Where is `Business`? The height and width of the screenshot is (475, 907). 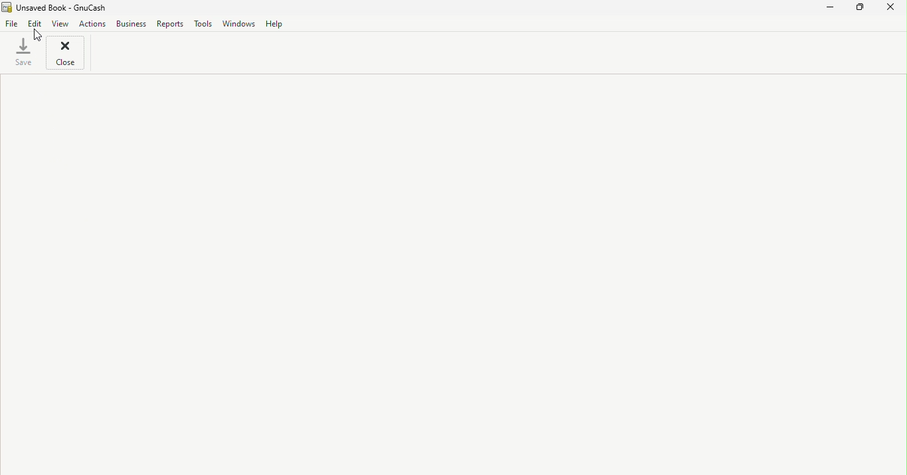
Business is located at coordinates (129, 24).